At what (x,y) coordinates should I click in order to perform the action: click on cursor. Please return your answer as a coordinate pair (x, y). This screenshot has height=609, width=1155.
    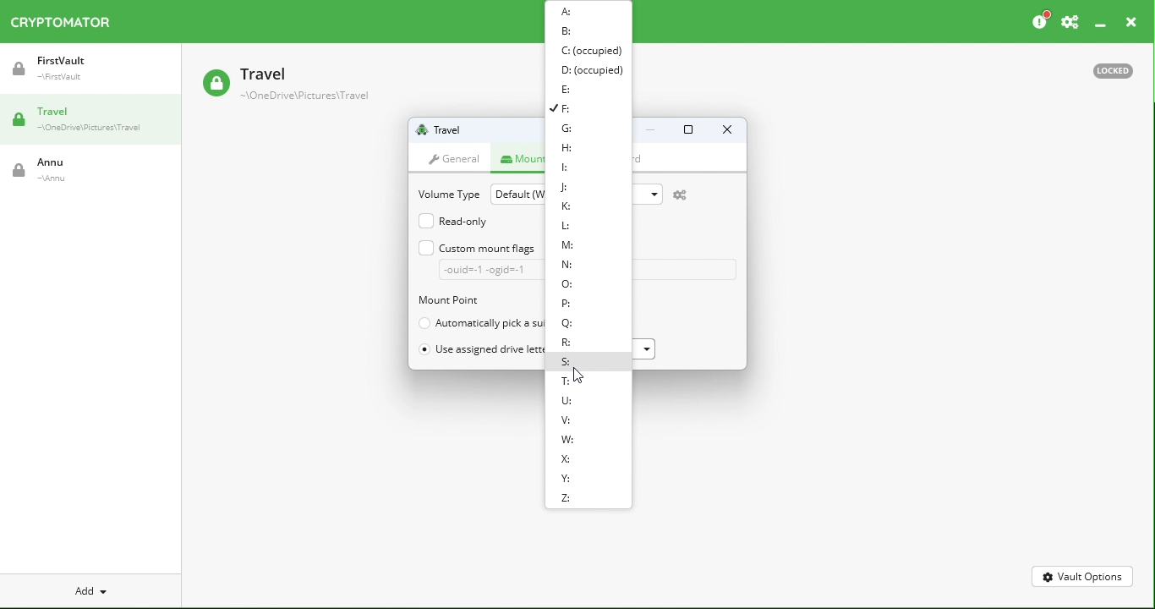
    Looking at the image, I should click on (583, 374).